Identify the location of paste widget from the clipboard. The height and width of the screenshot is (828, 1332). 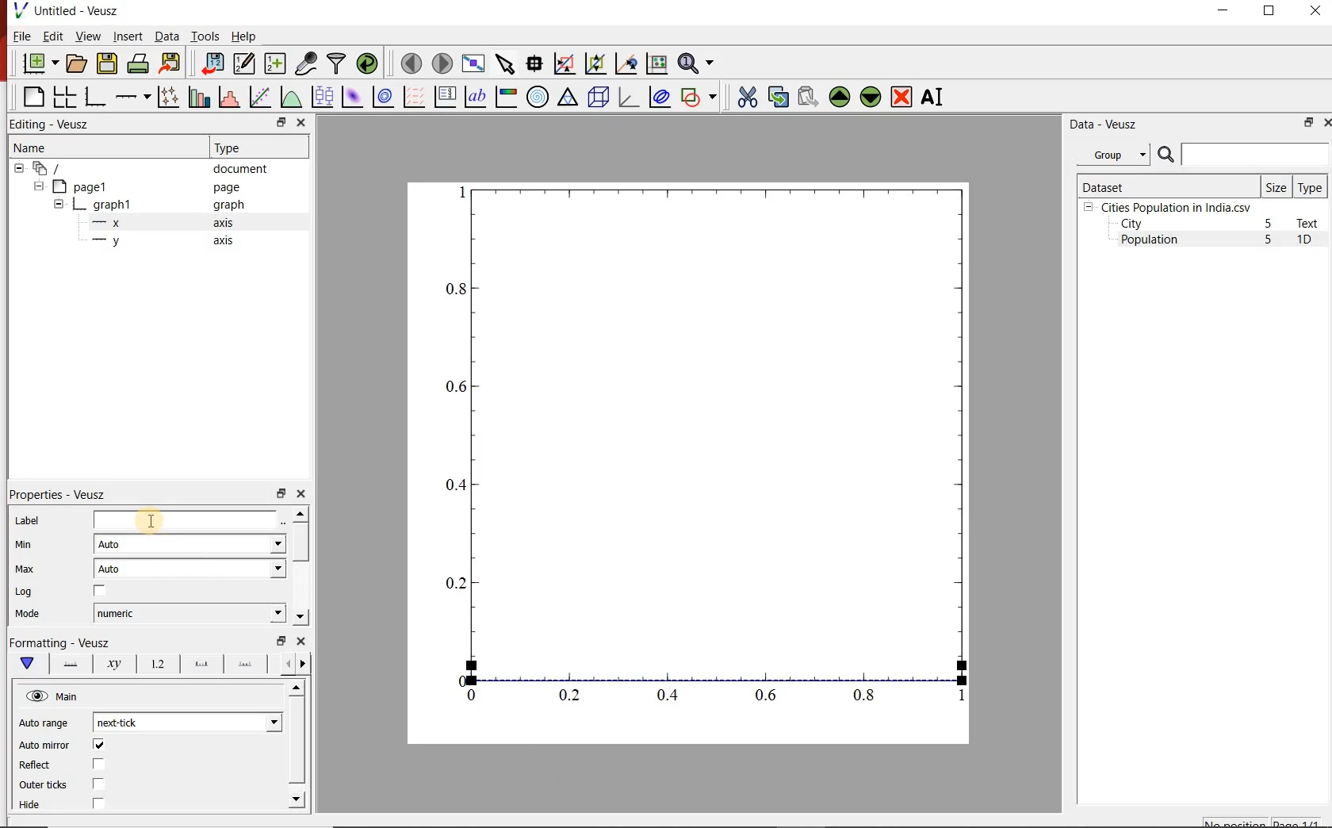
(808, 97).